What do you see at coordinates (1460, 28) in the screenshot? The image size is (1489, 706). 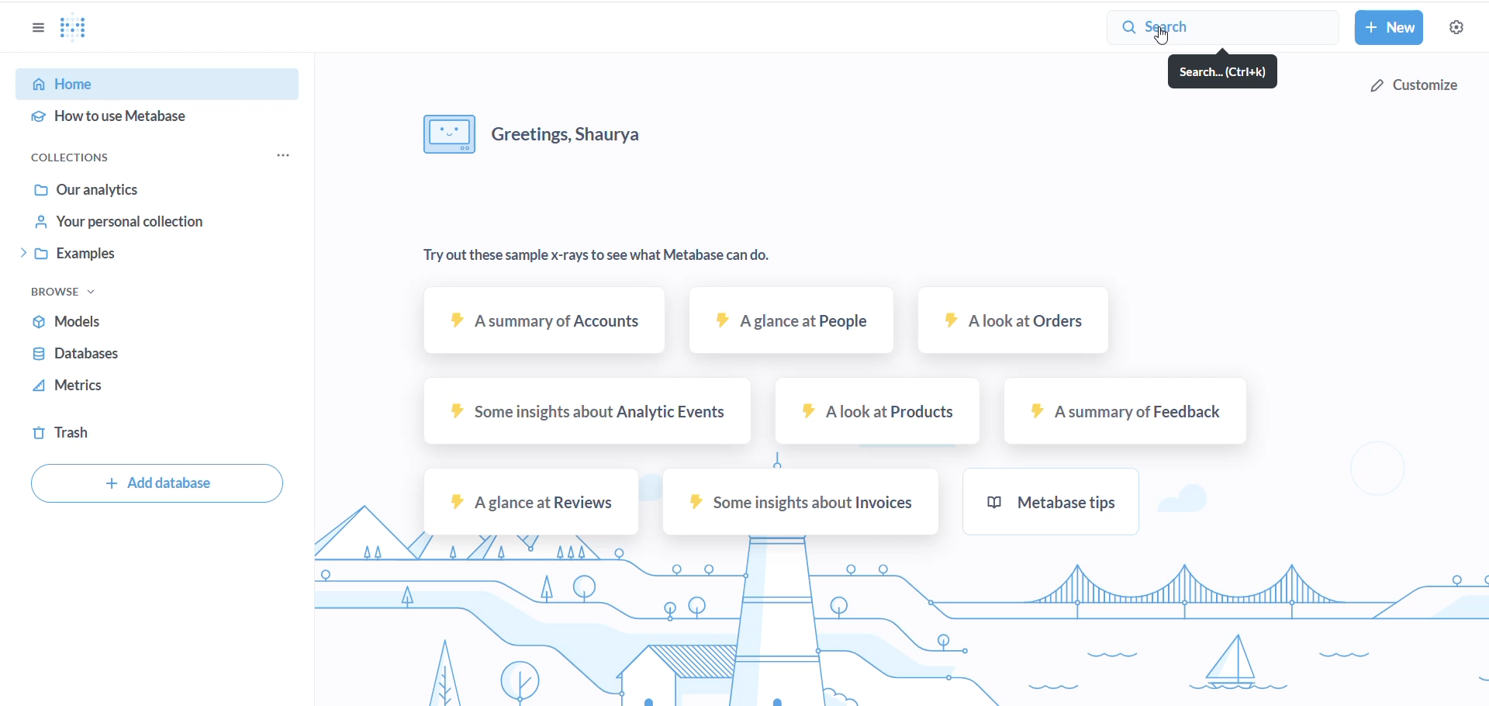 I see `settings` at bounding box center [1460, 28].